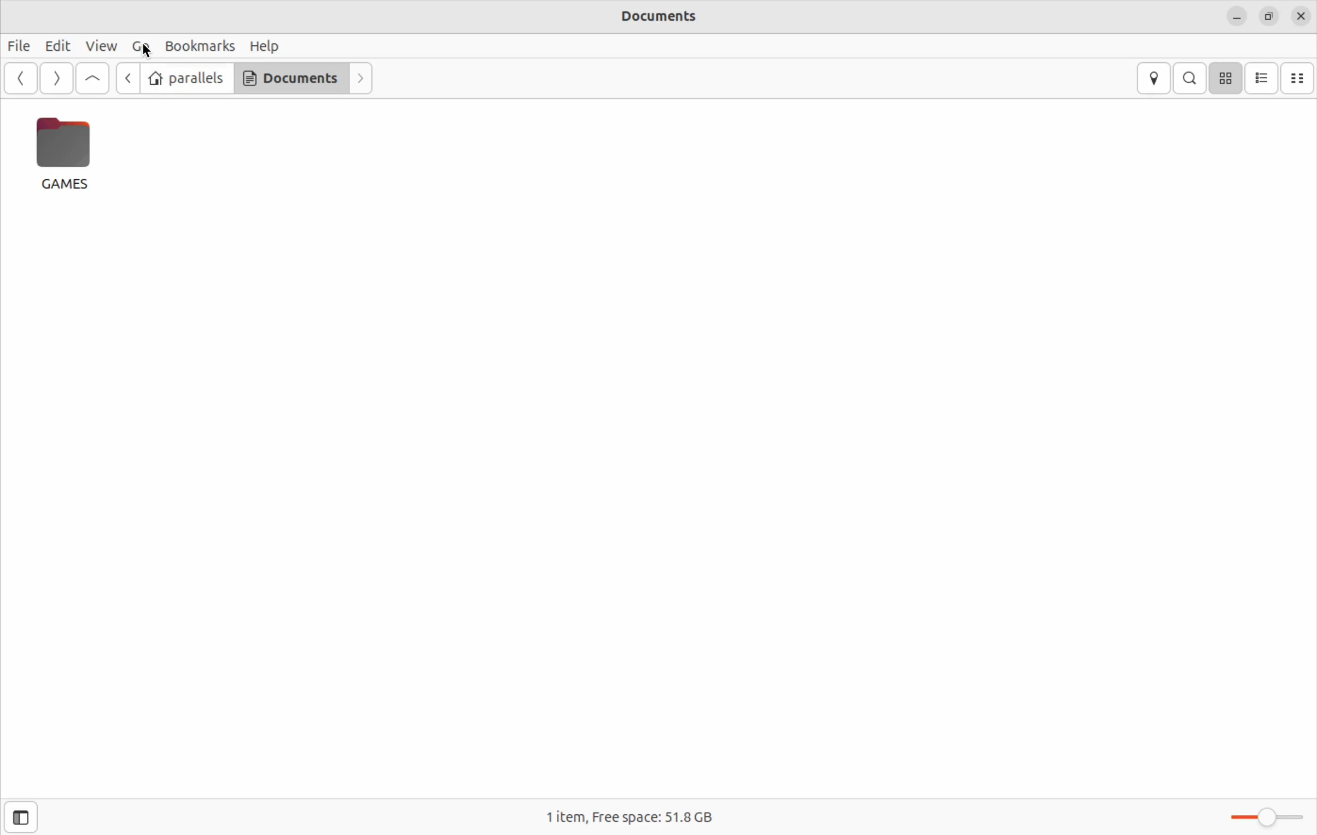 This screenshot has height=835, width=1317. What do you see at coordinates (270, 46) in the screenshot?
I see `help` at bounding box center [270, 46].